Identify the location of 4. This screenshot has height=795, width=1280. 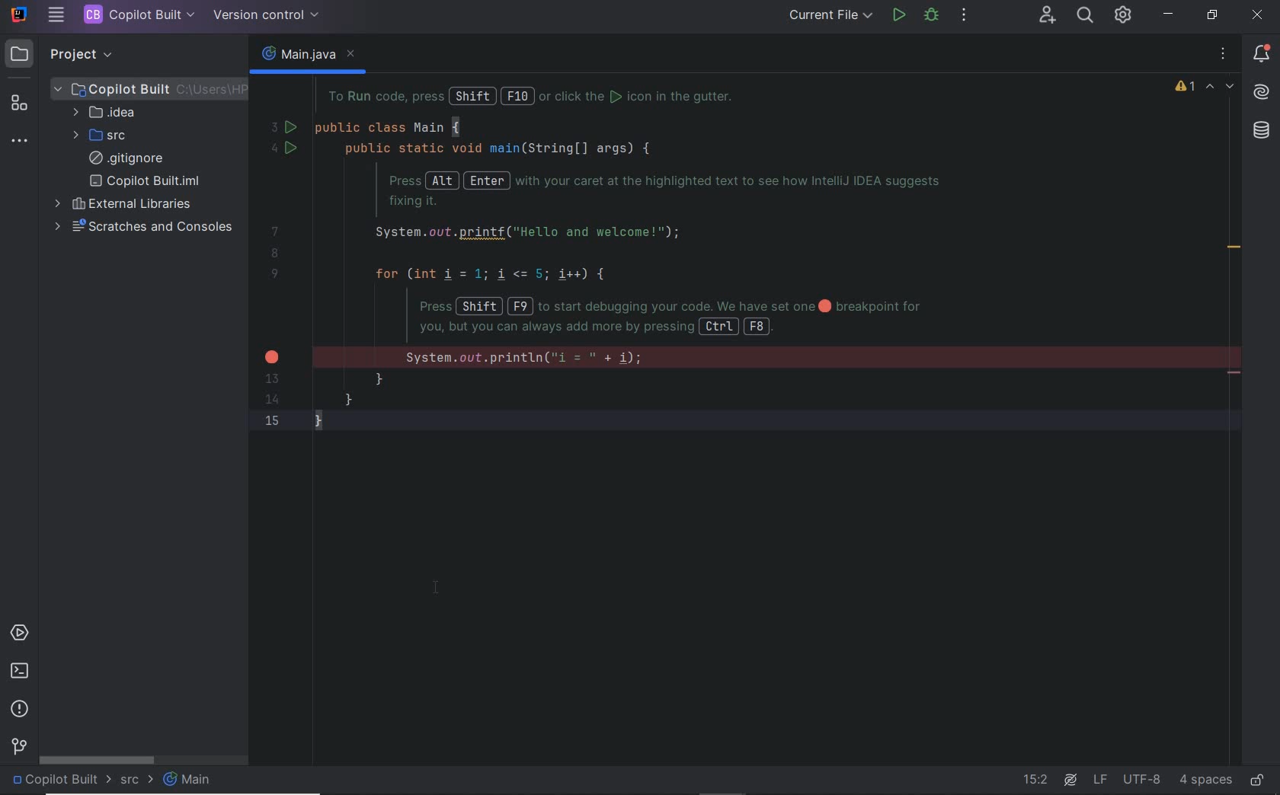
(273, 149).